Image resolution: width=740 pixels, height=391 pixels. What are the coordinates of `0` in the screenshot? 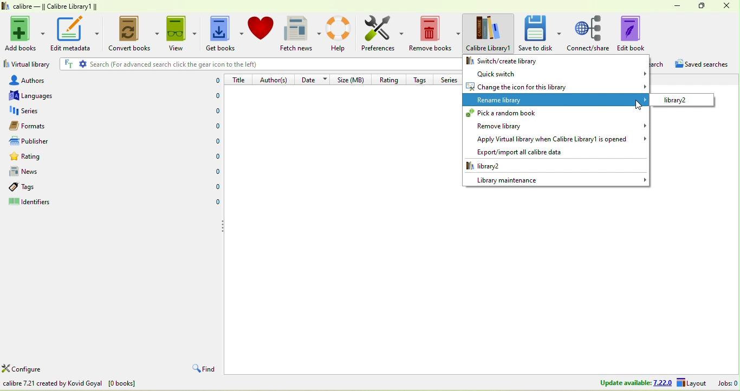 It's located at (211, 97).